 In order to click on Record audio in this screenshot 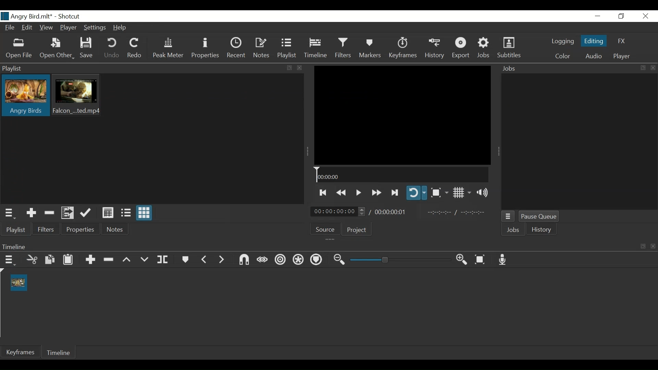, I will do `click(503, 260)`.